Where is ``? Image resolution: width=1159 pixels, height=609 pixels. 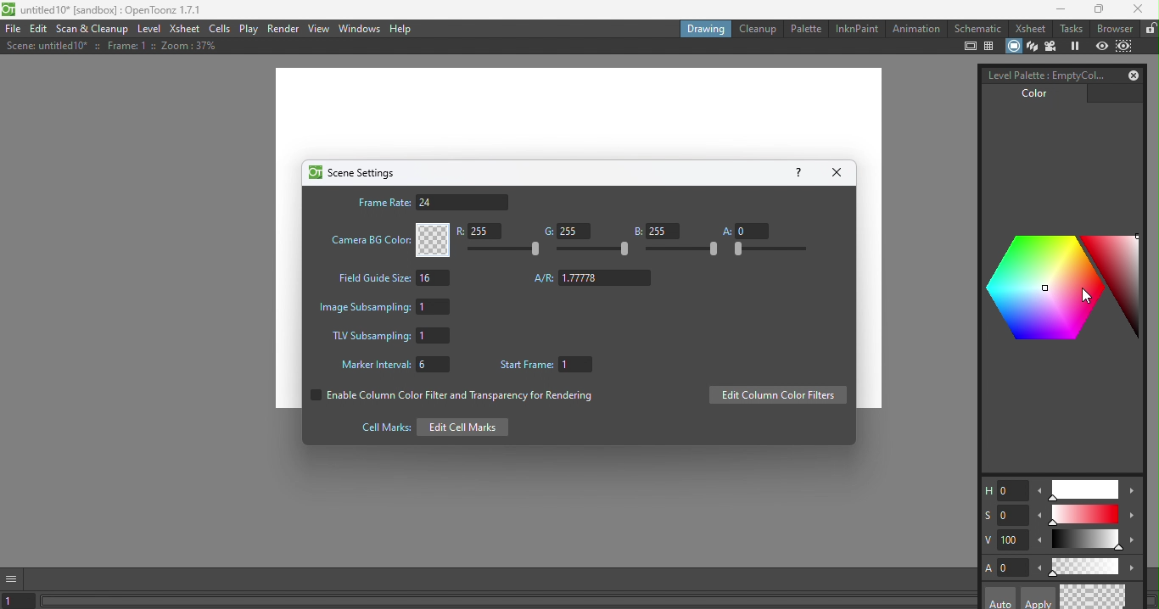
 is located at coordinates (1133, 519).